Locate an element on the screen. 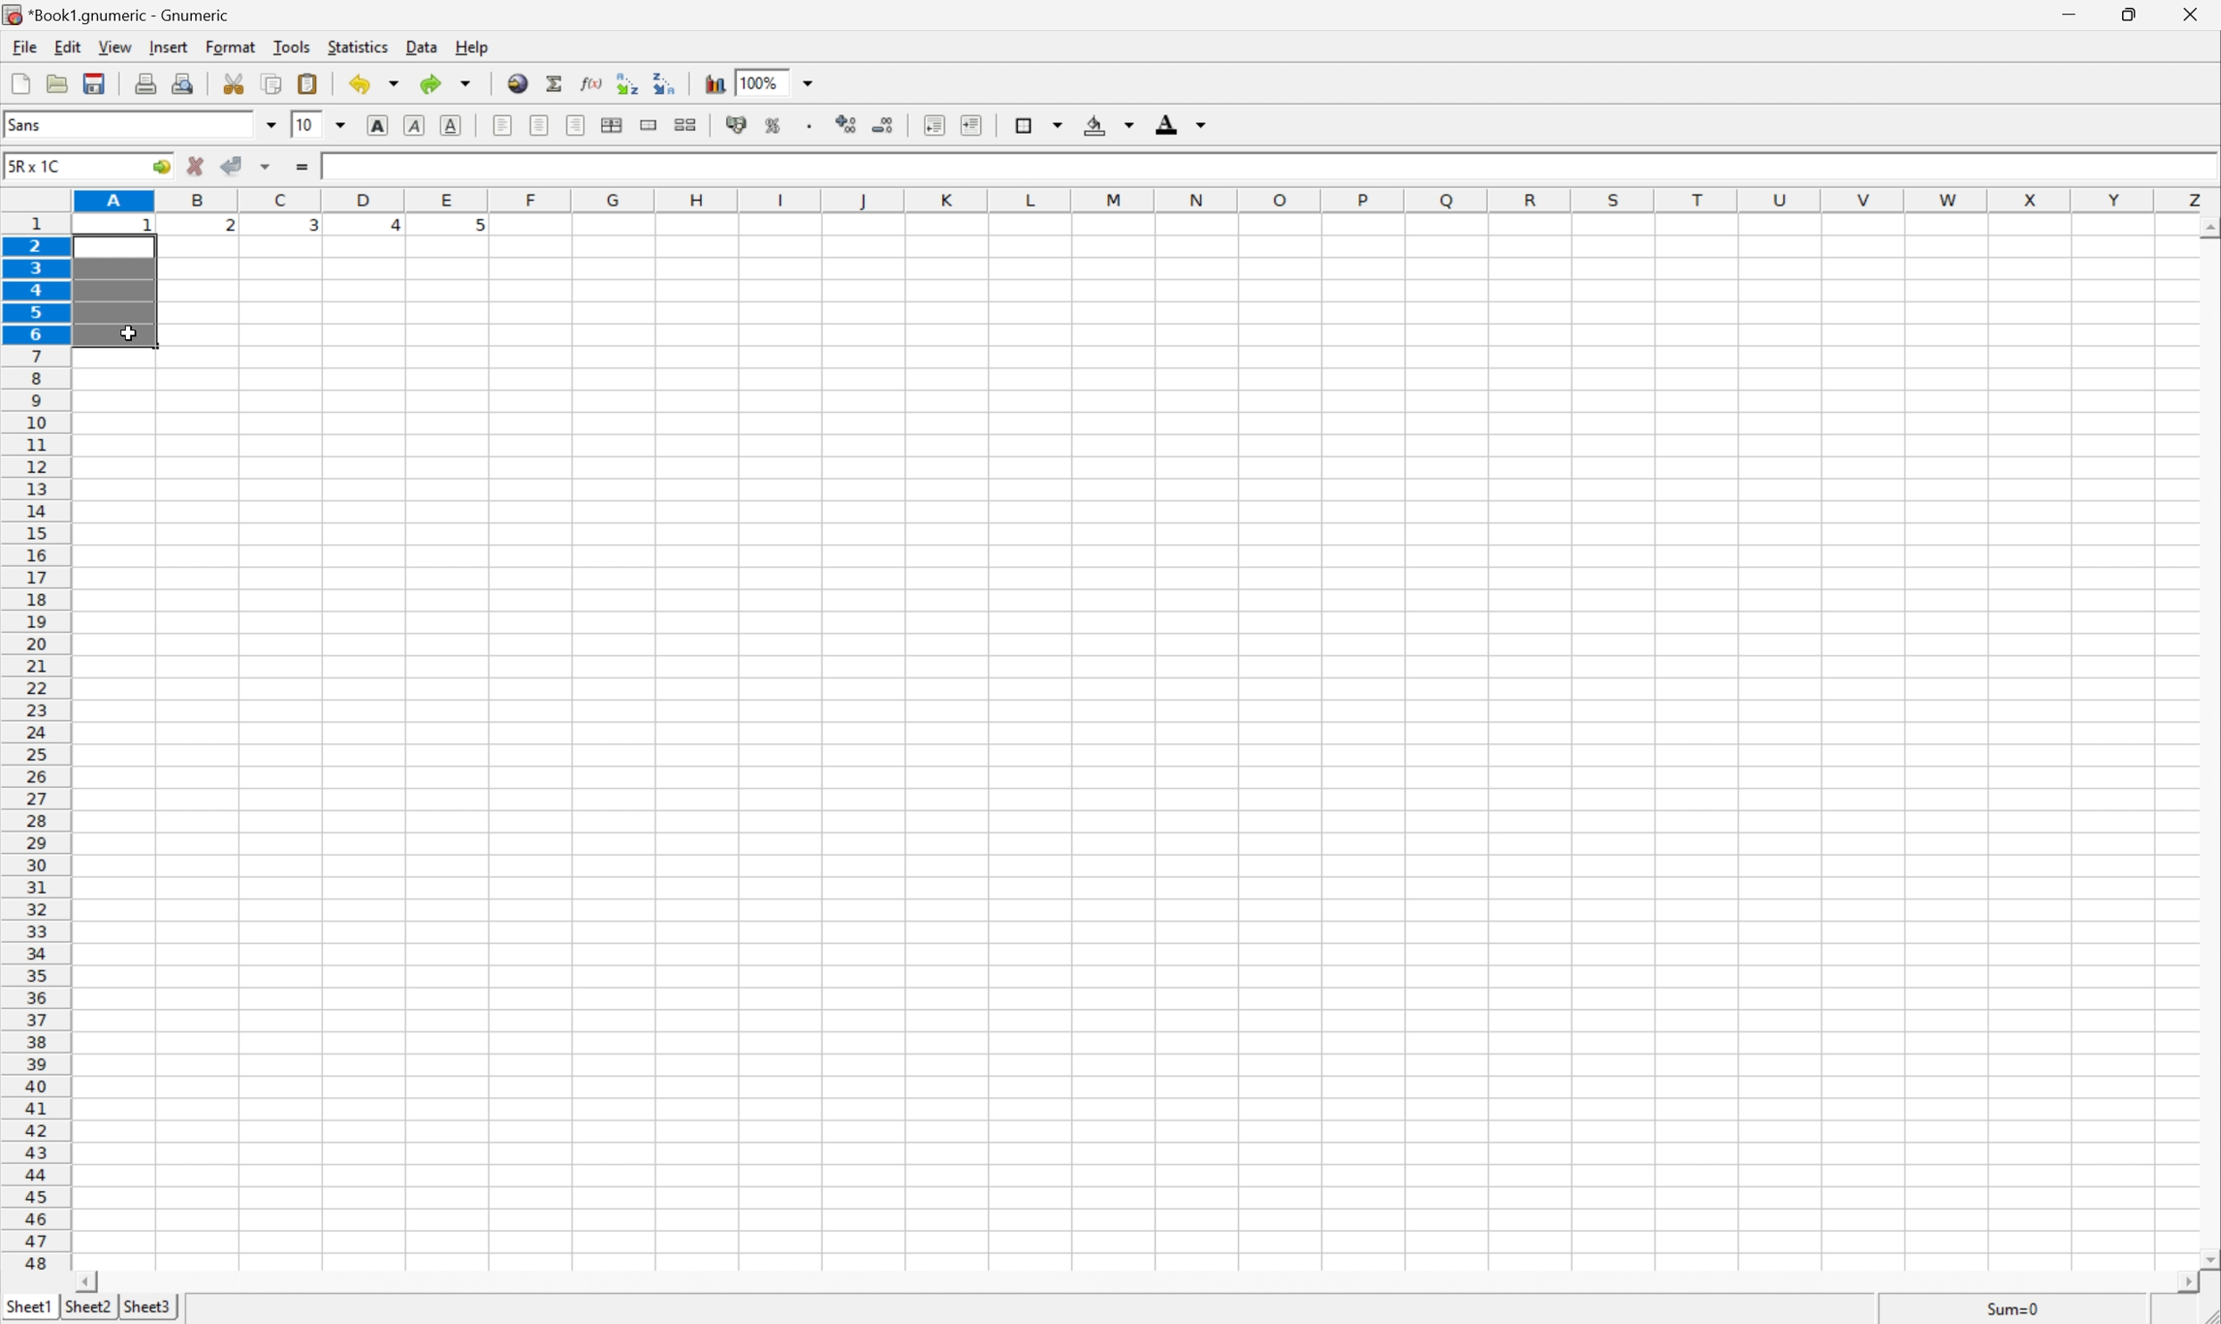 Image resolution: width=2221 pixels, height=1324 pixels. cut is located at coordinates (232, 82).